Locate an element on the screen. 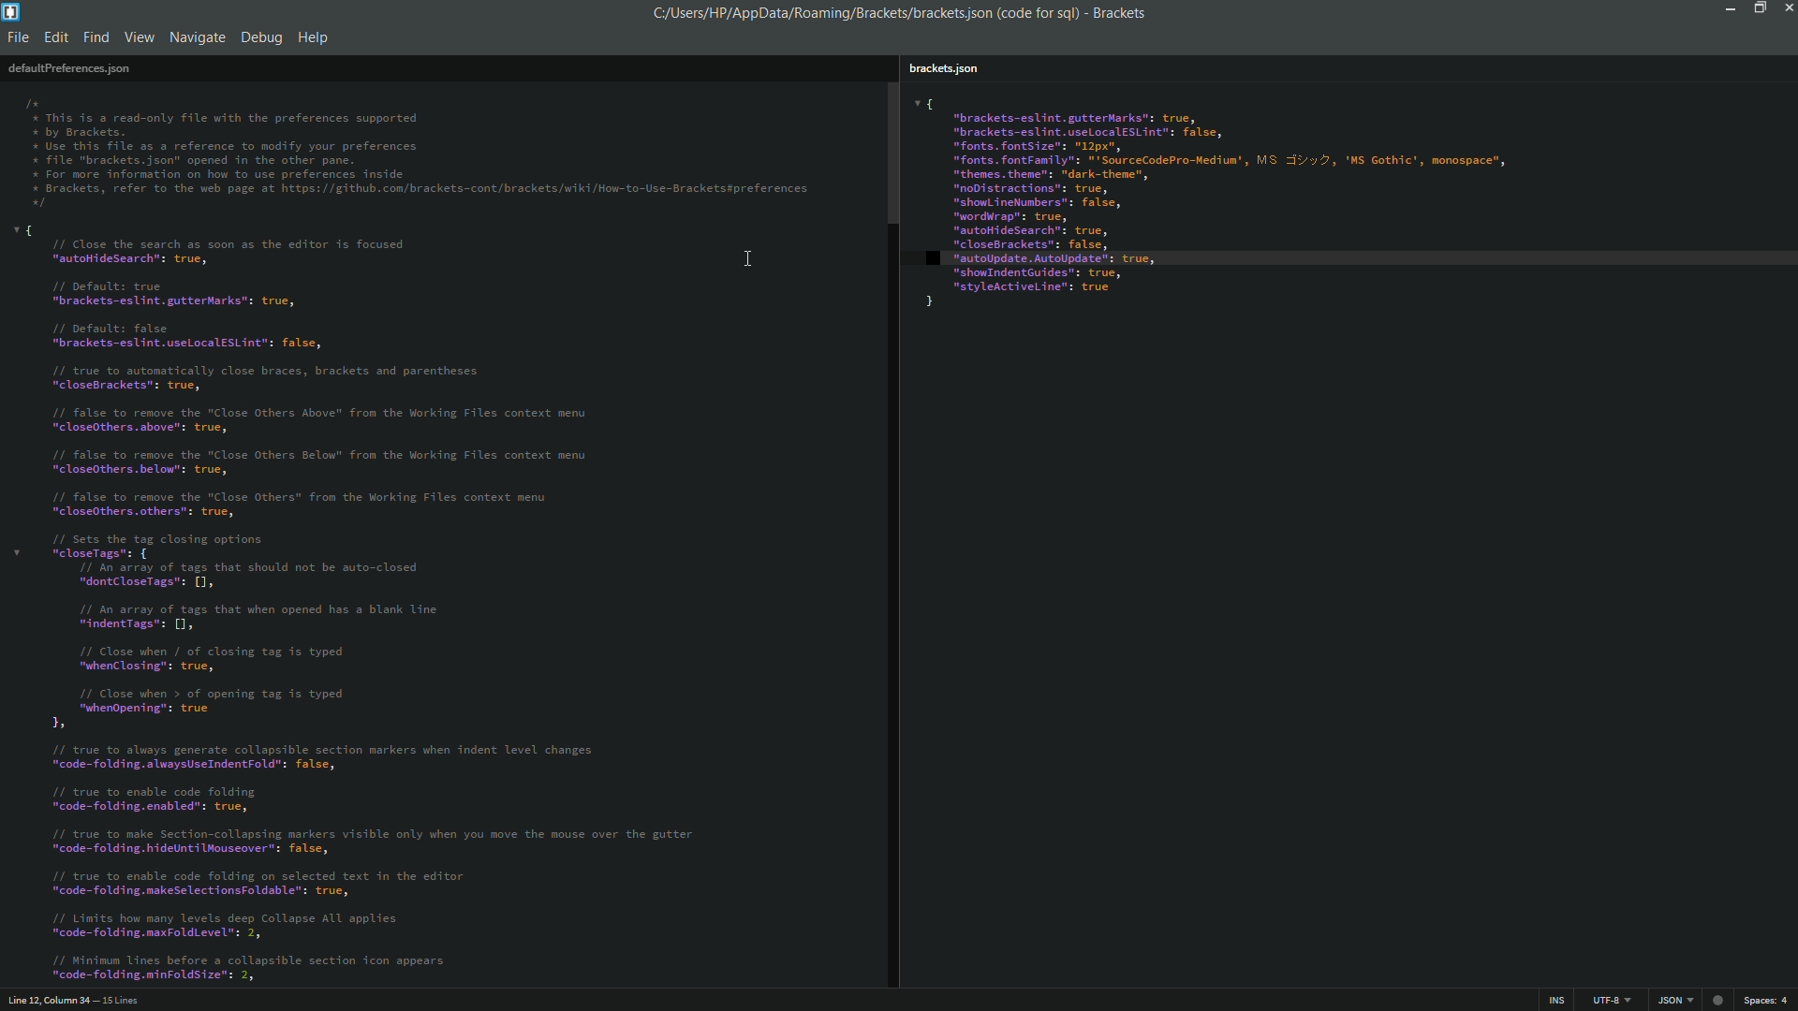  defaultpreferences.json is located at coordinates (68, 67).